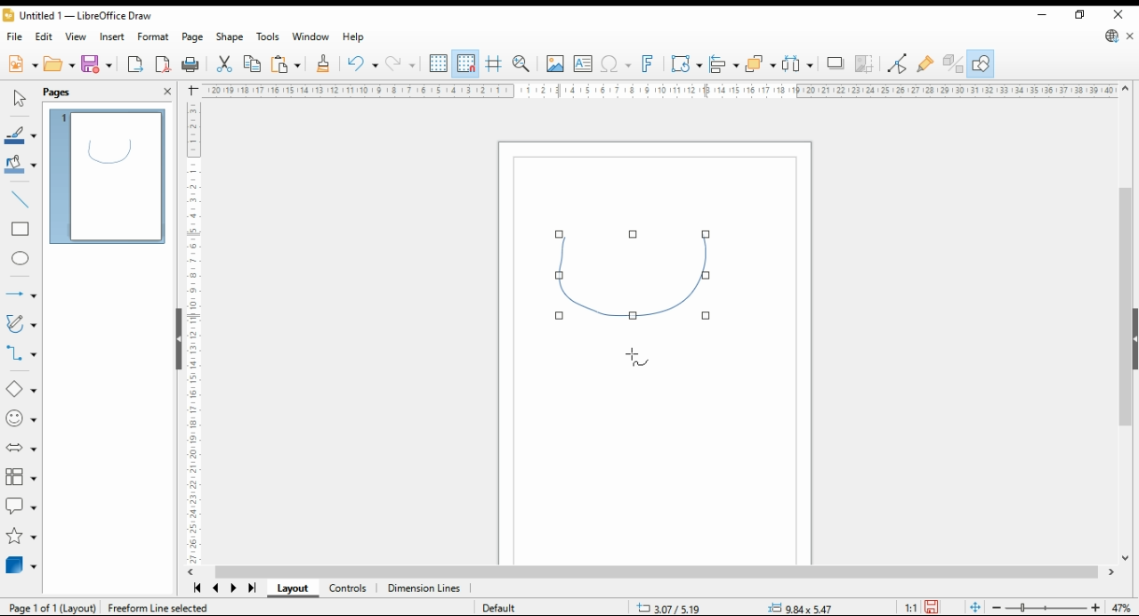 The height and width of the screenshot is (616, 1139). I want to click on first page, so click(197, 588).